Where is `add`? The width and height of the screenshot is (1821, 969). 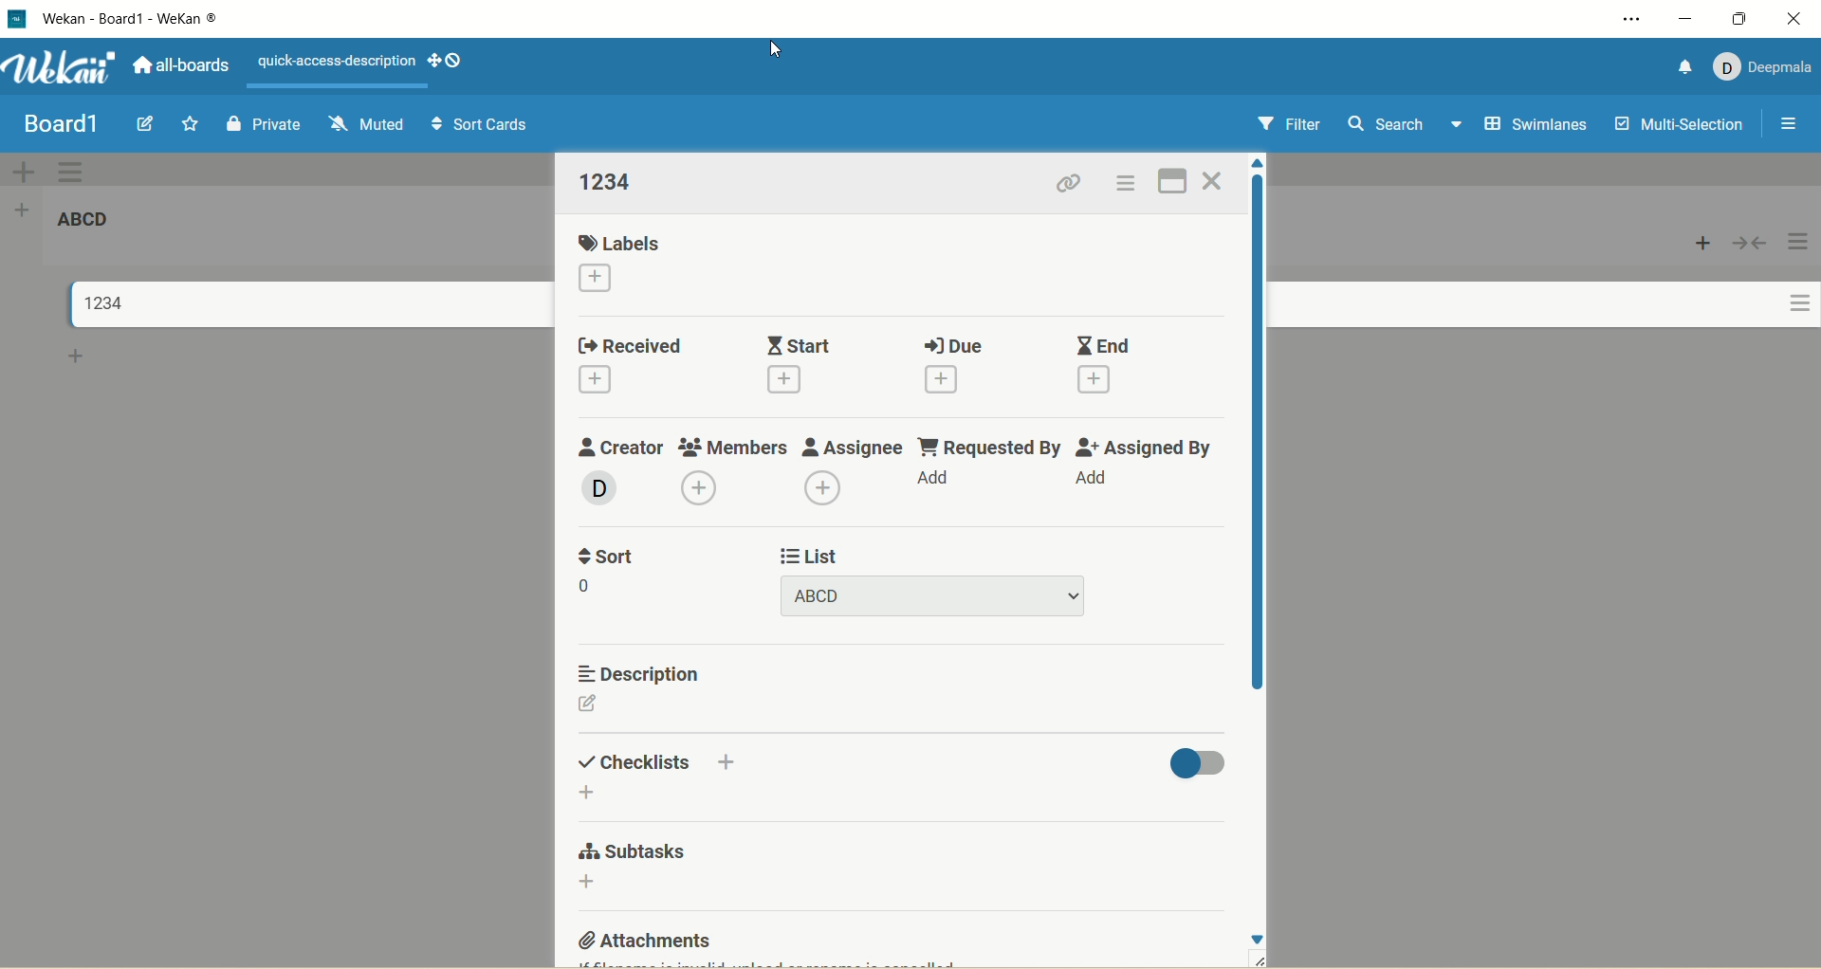
add is located at coordinates (690, 486).